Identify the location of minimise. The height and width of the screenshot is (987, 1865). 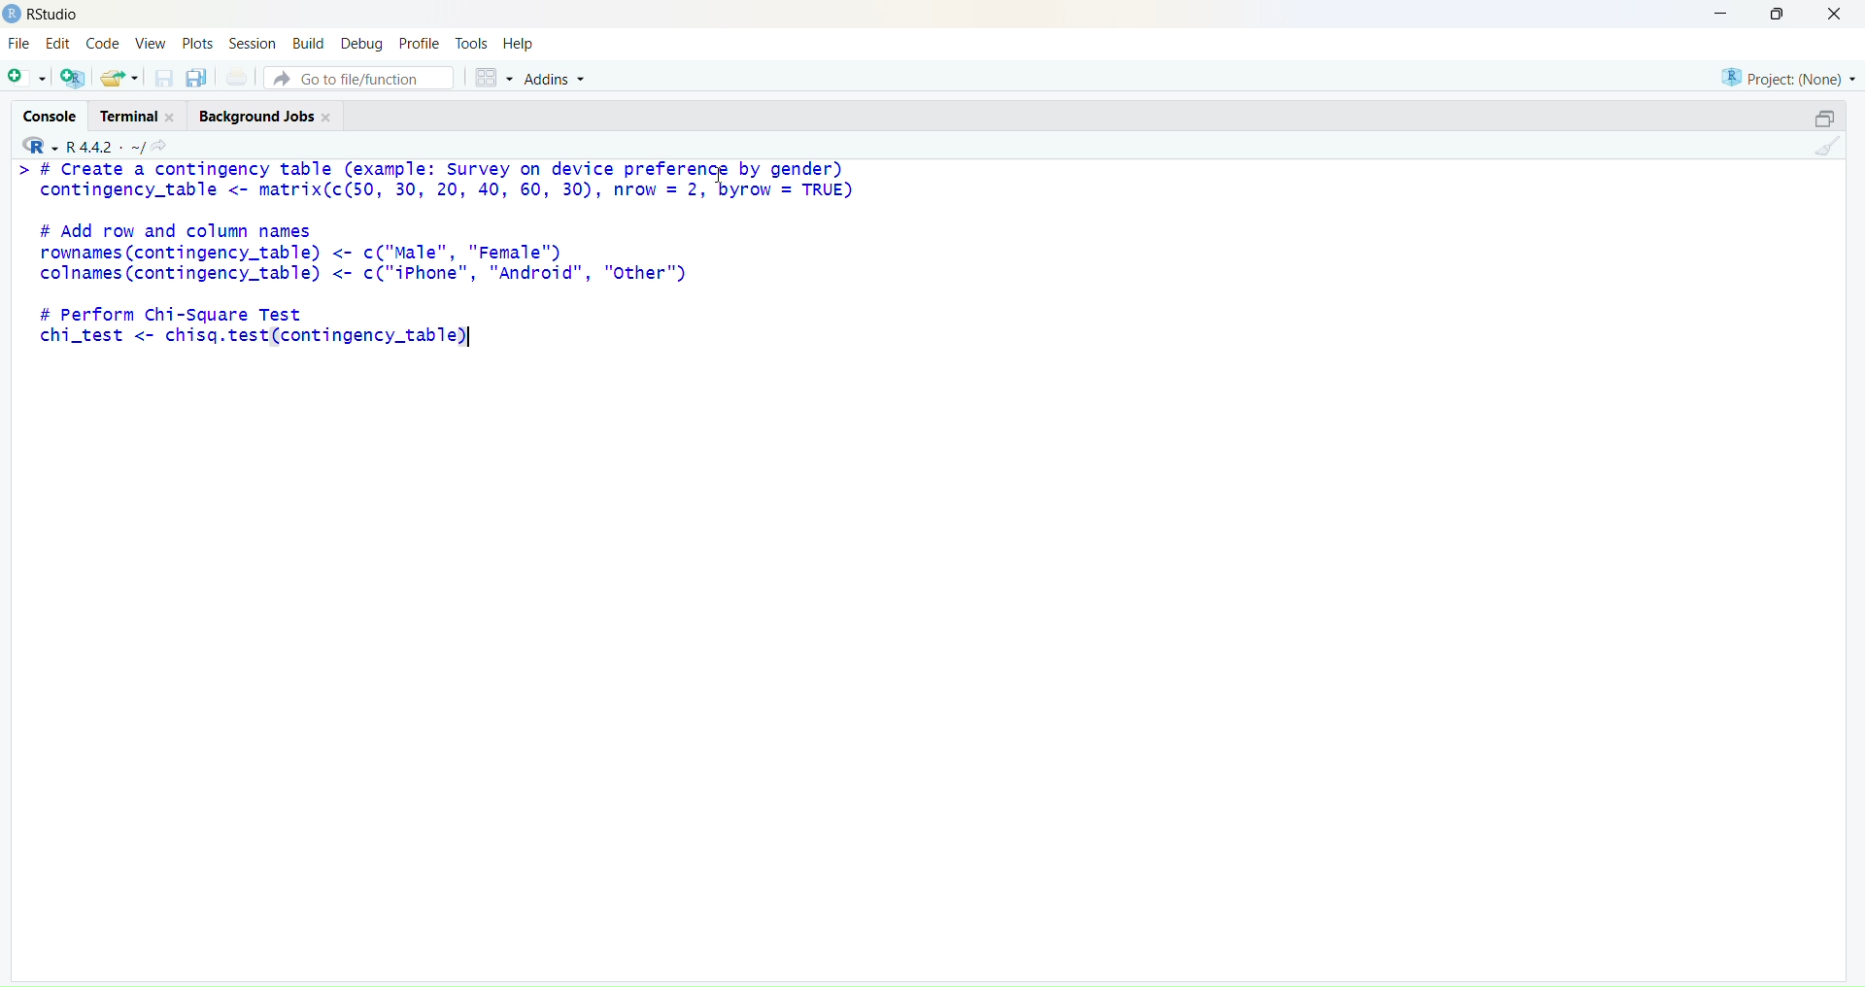
(1724, 12).